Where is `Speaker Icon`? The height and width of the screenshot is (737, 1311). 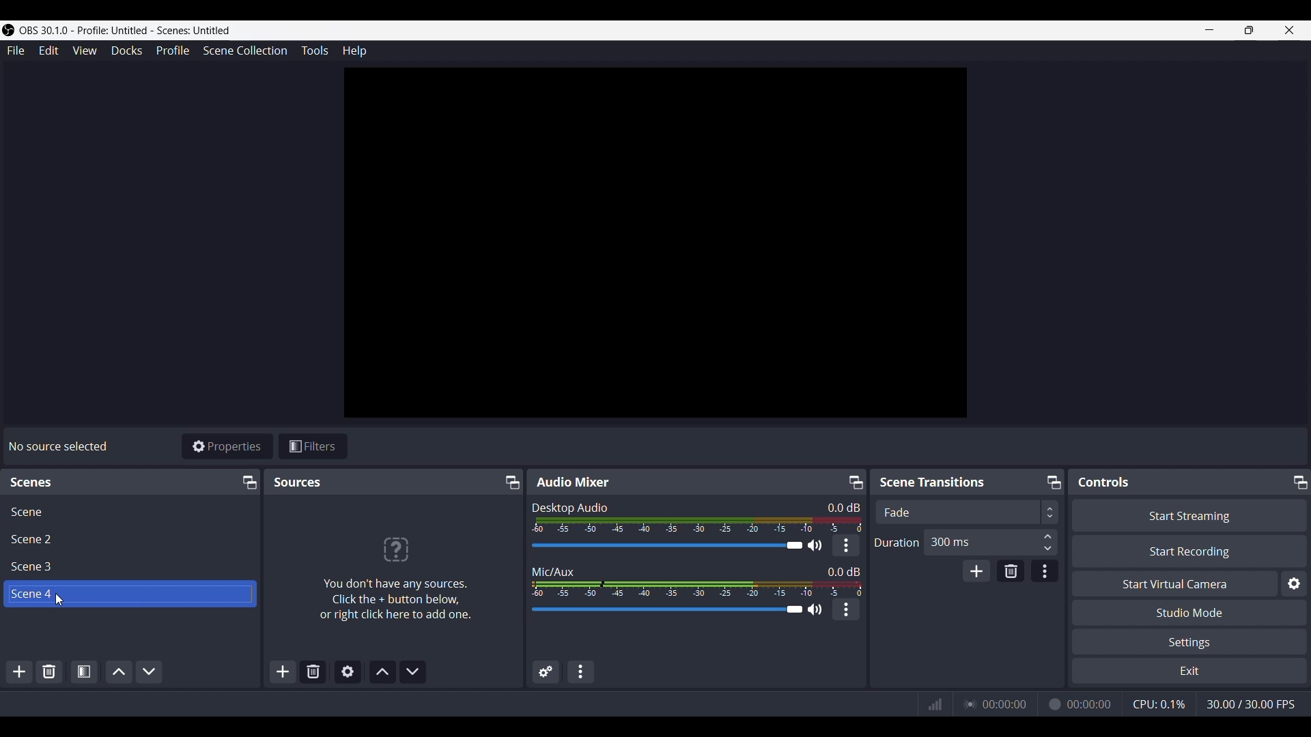
Speaker Icon is located at coordinates (815, 609).